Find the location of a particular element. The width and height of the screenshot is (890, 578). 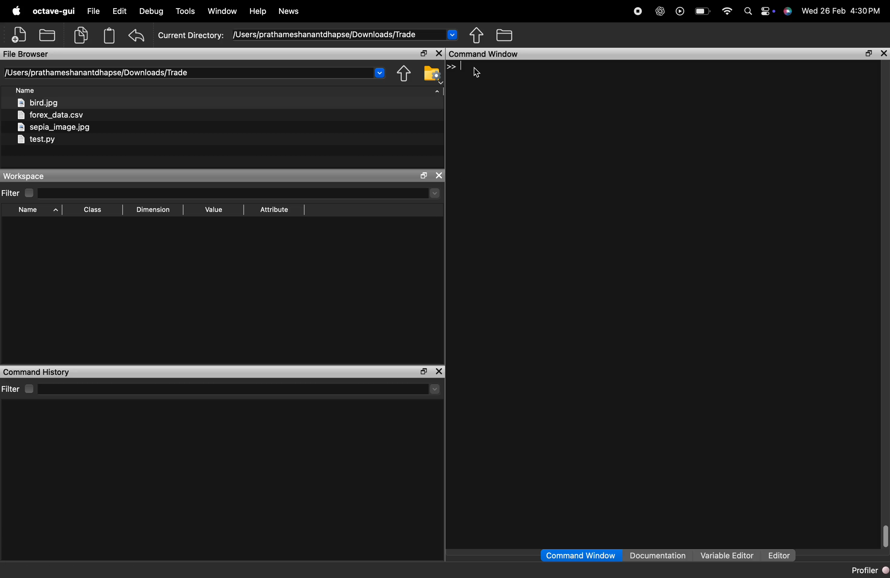

folder settings is located at coordinates (432, 74).